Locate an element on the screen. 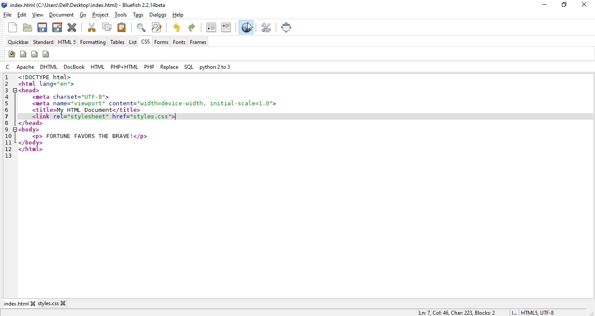  standard is located at coordinates (44, 42).